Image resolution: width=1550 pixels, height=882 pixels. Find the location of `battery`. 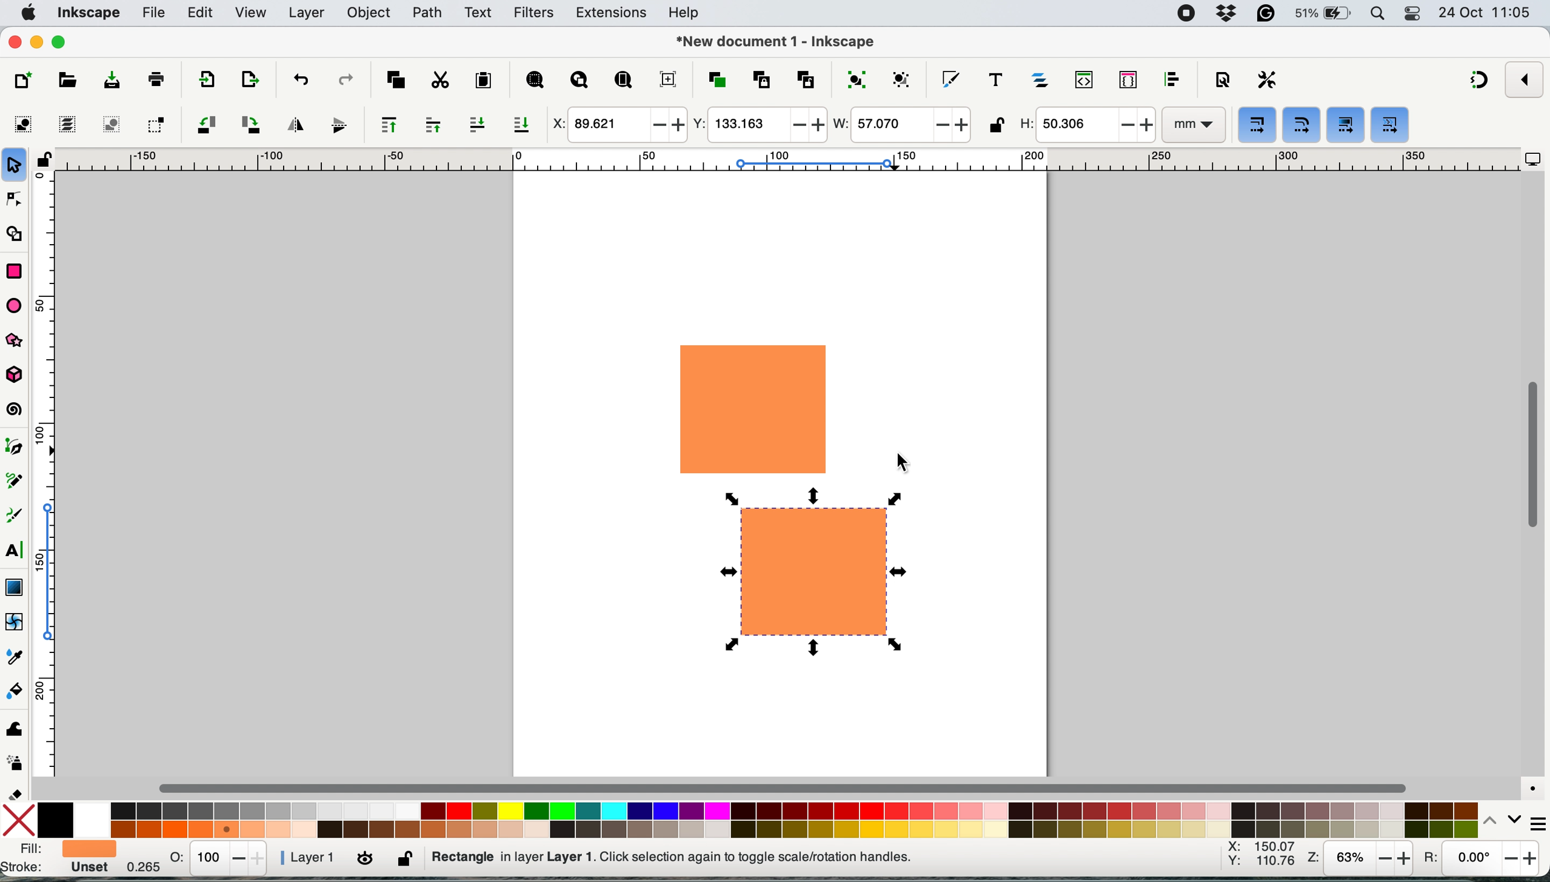

battery is located at coordinates (1324, 13).